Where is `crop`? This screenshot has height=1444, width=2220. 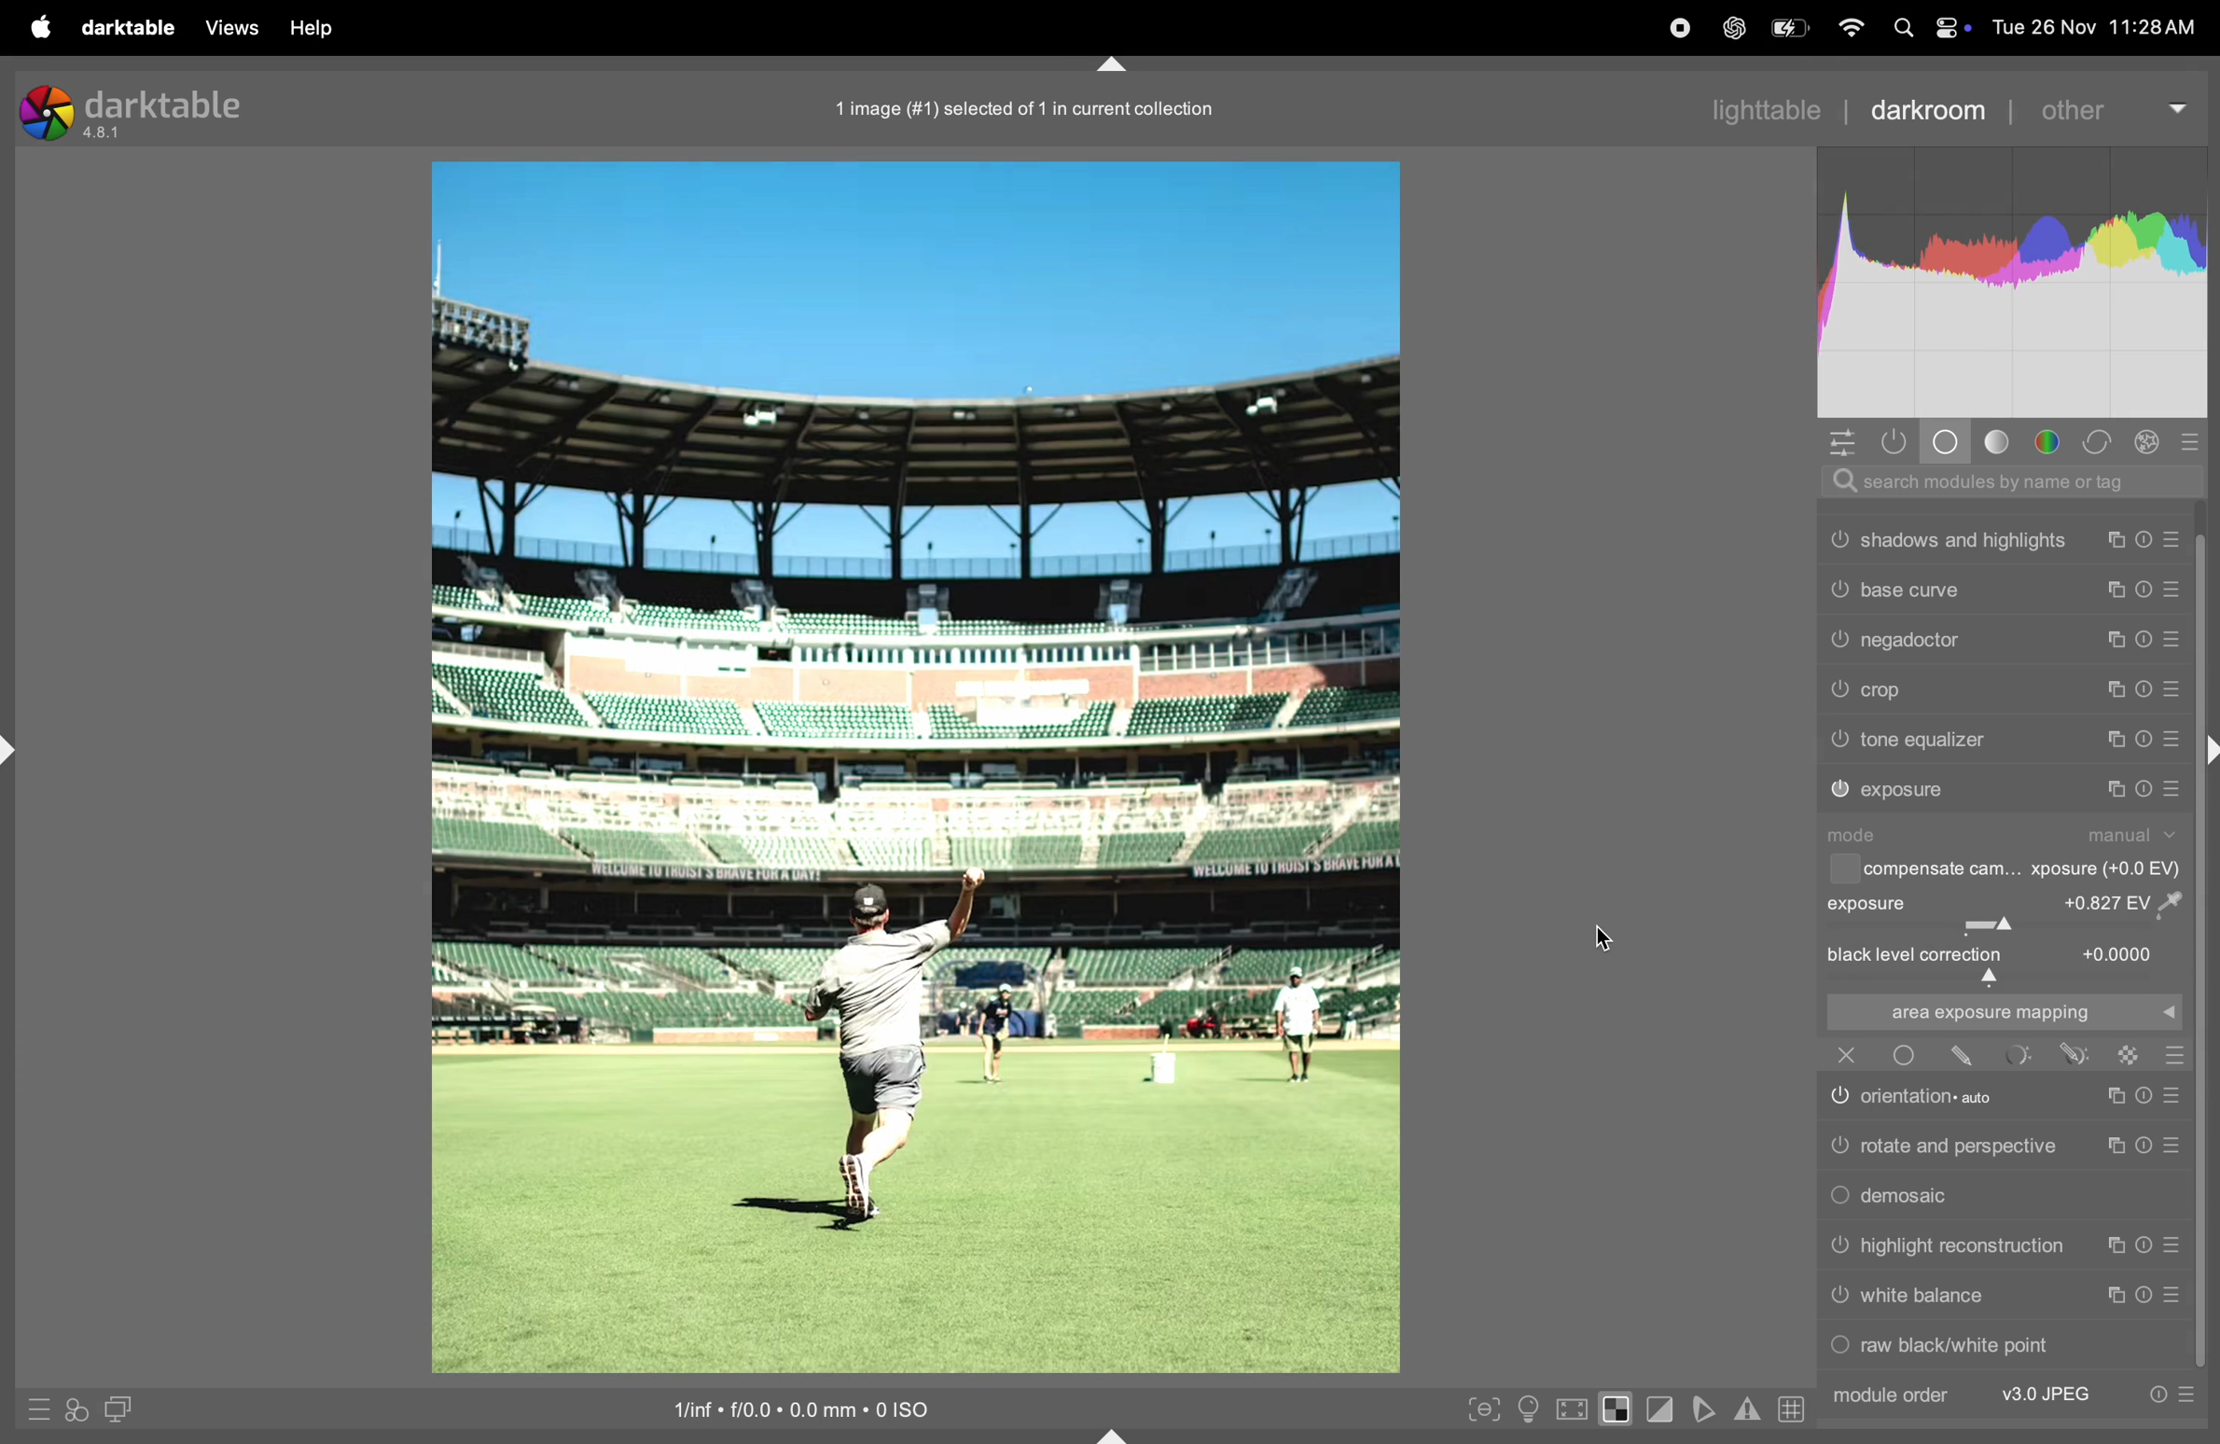 crop is located at coordinates (1888, 691).